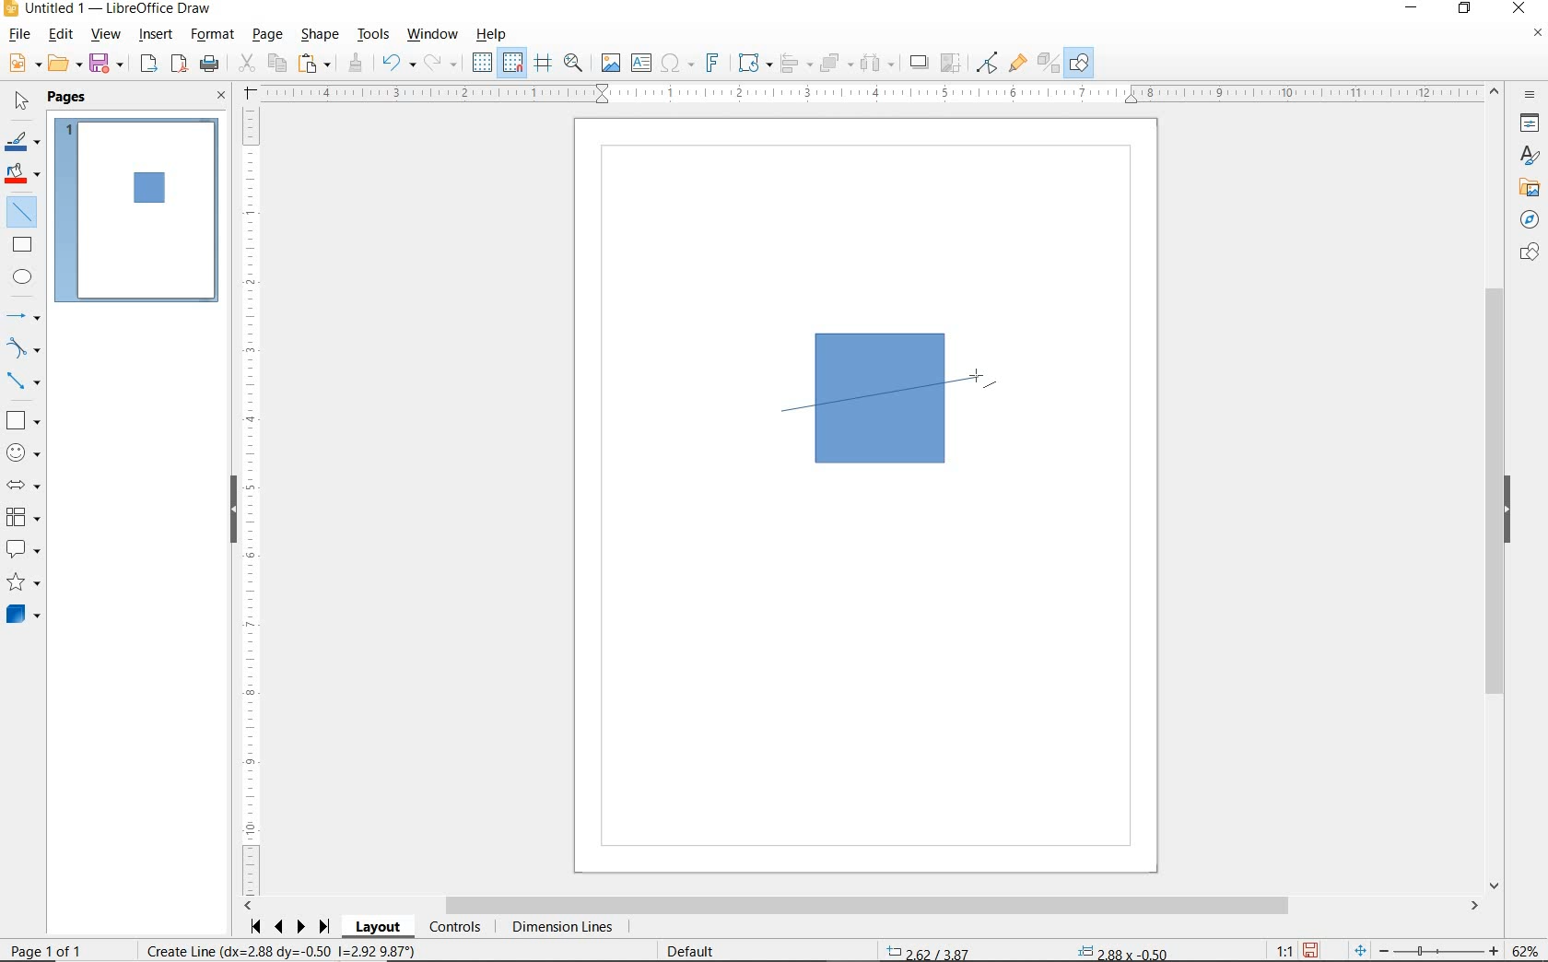 The height and width of the screenshot is (962, 1548). I want to click on RECTANGLE, so click(23, 244).